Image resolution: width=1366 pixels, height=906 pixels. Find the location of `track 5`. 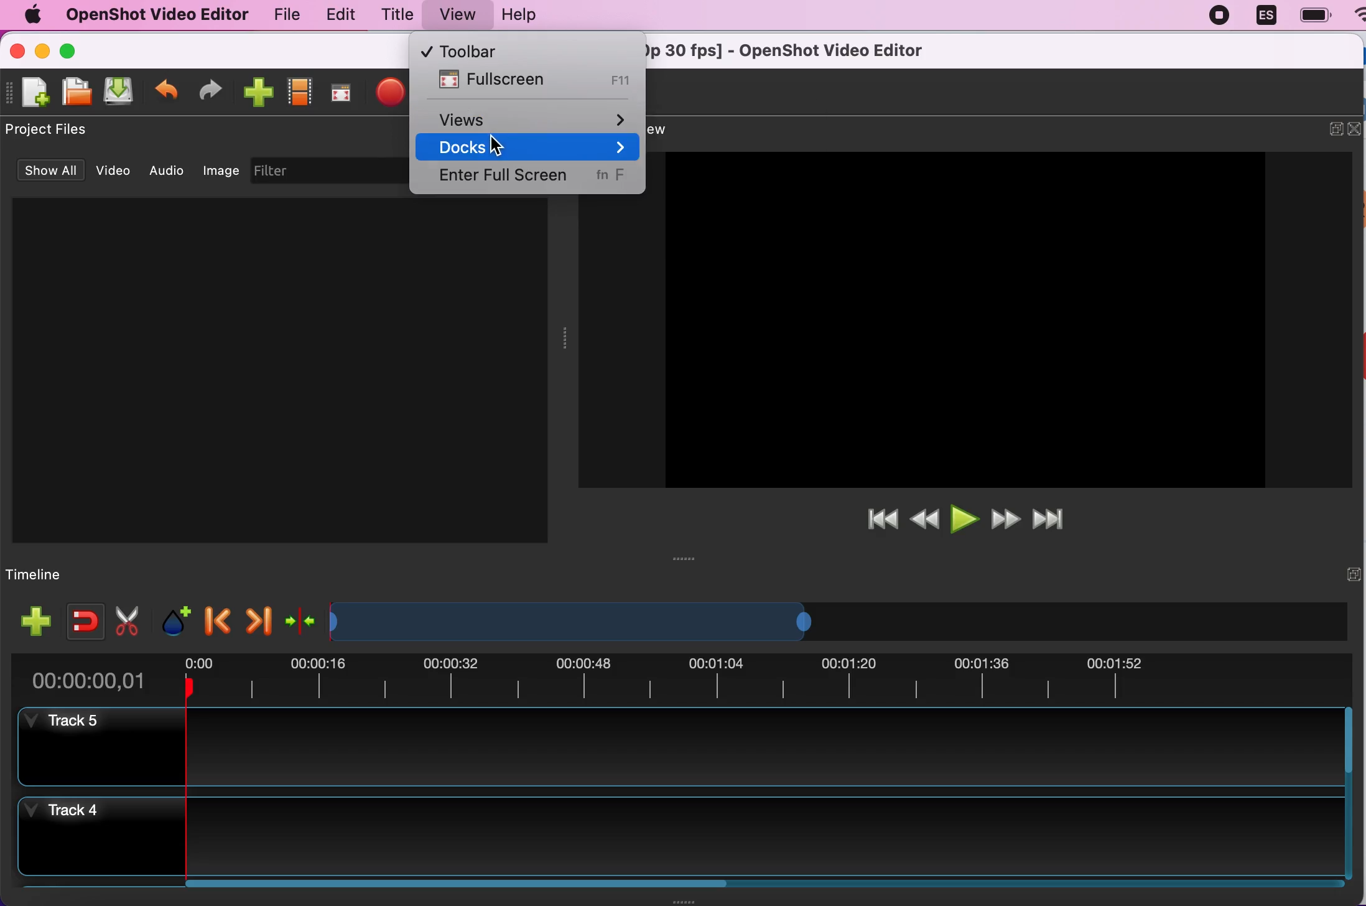

track 5 is located at coordinates (678, 747).